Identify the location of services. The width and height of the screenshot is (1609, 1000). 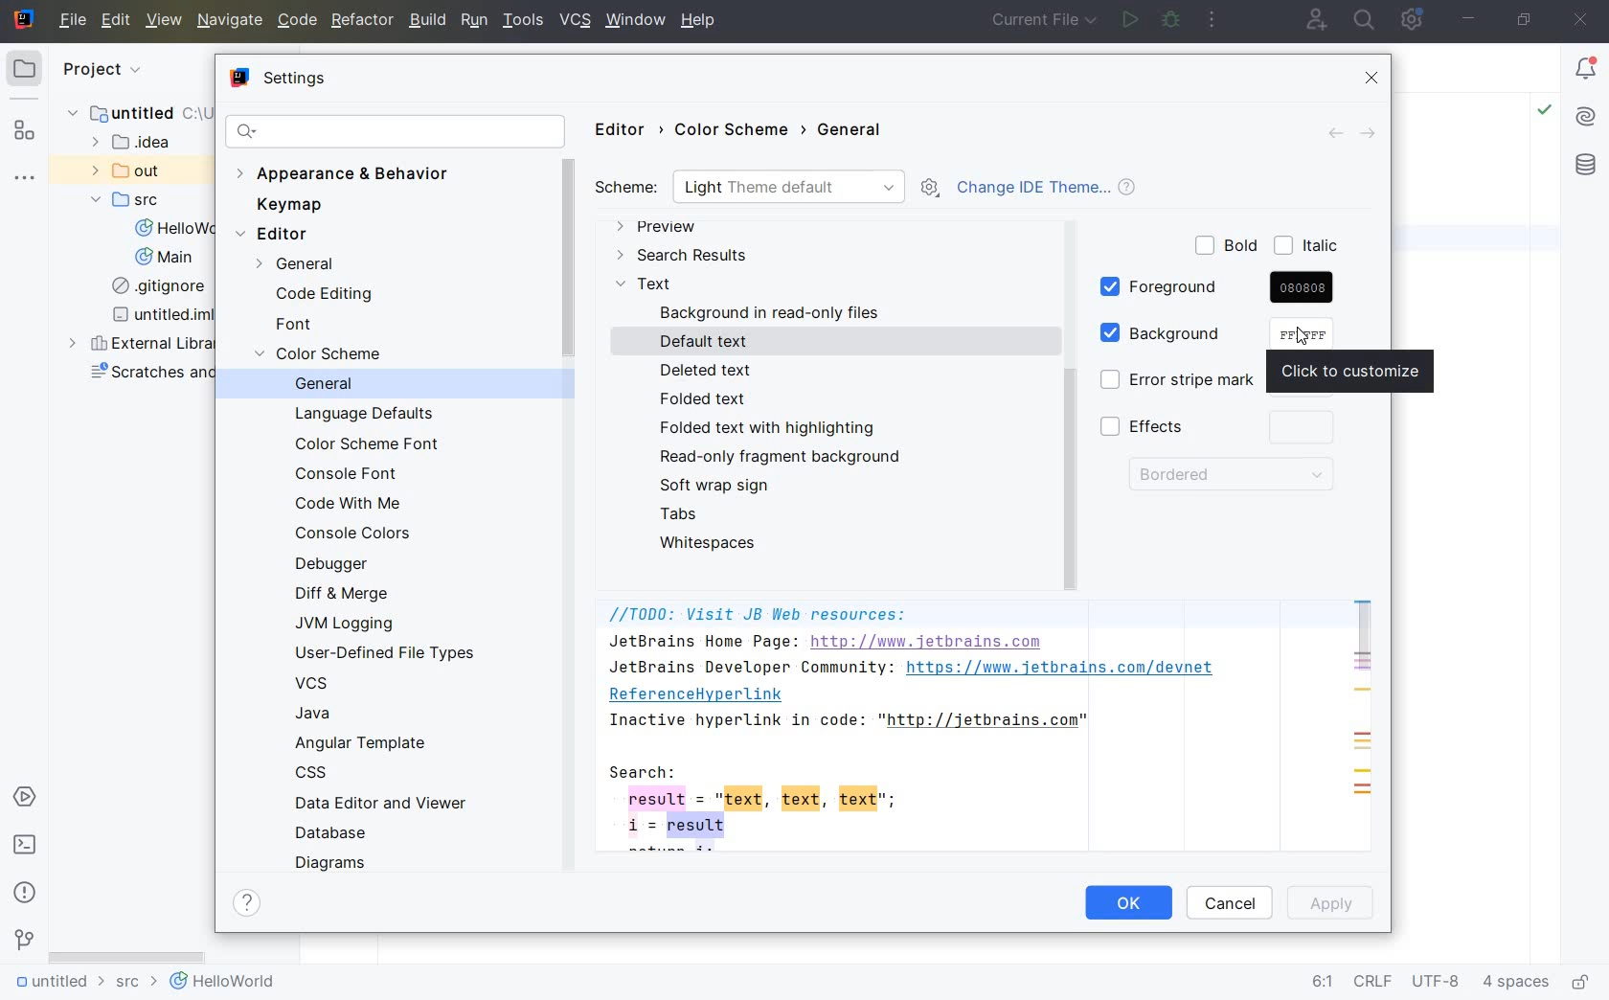
(24, 798).